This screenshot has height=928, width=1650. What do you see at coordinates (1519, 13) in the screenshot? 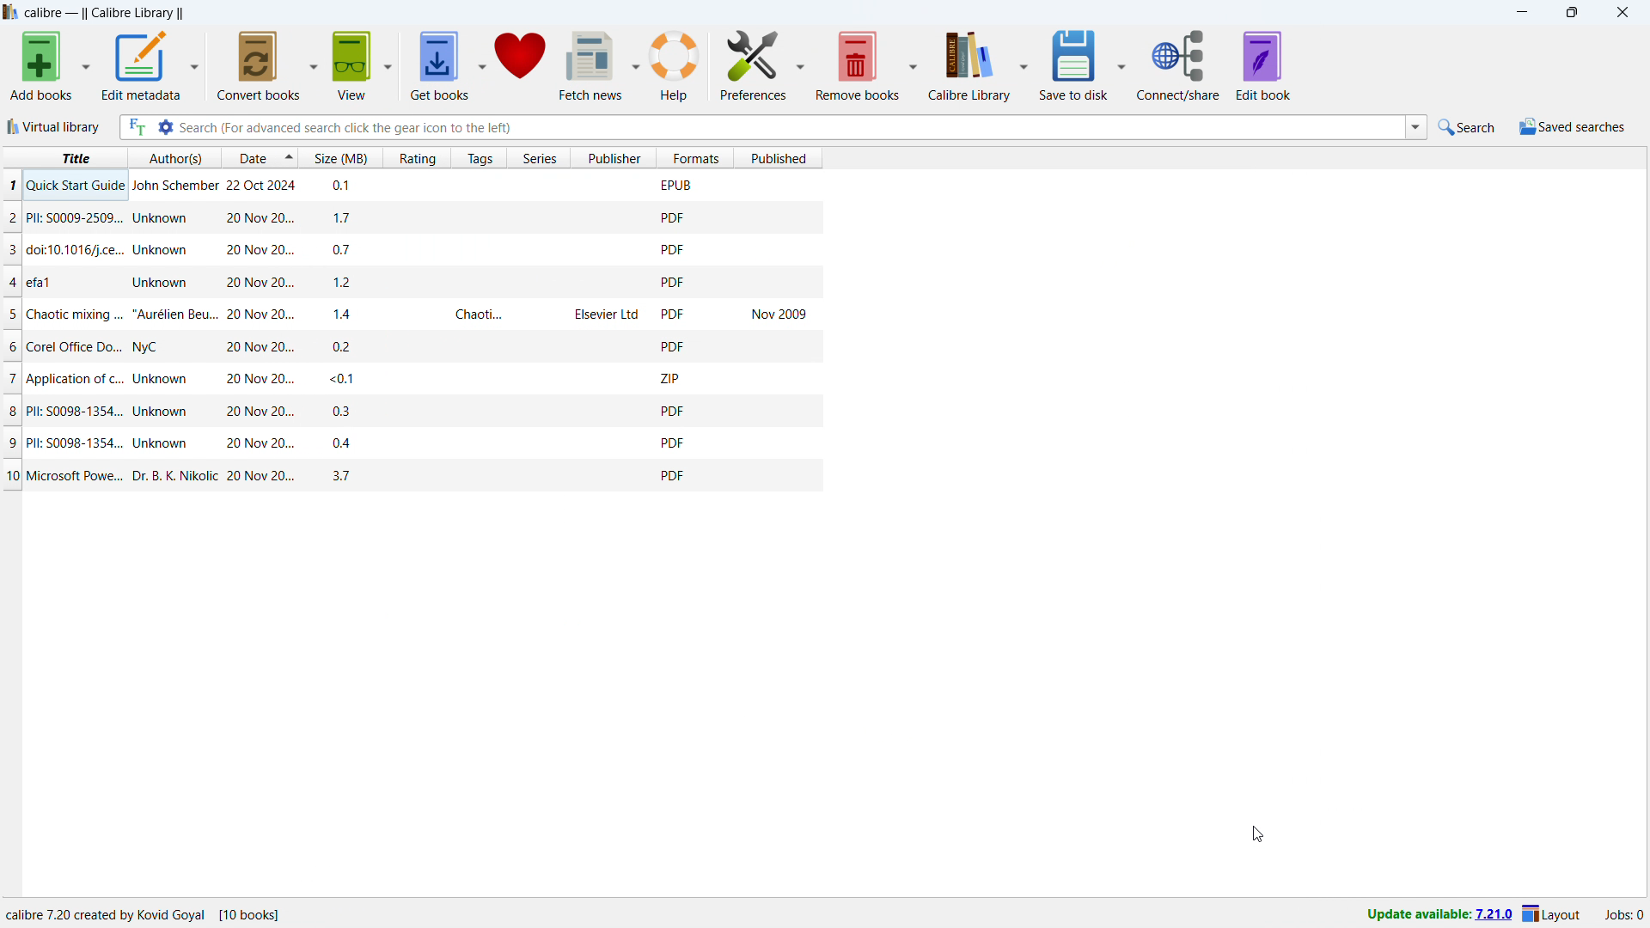
I see `minimize` at bounding box center [1519, 13].